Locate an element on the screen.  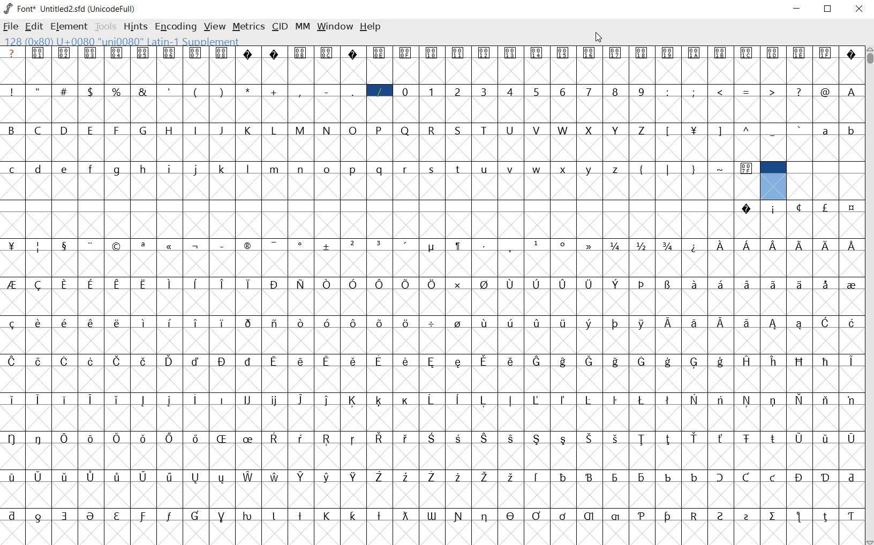
& is located at coordinates (144, 92).